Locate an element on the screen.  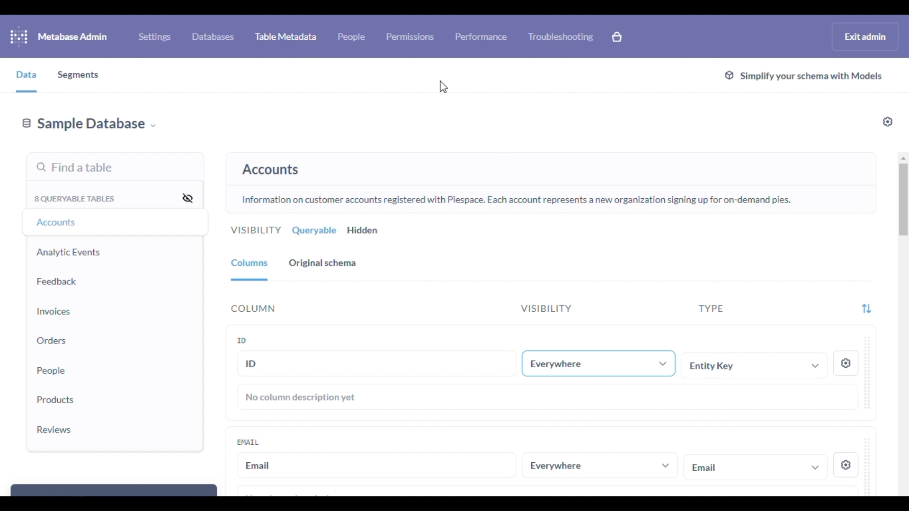
cursor is located at coordinates (446, 86).